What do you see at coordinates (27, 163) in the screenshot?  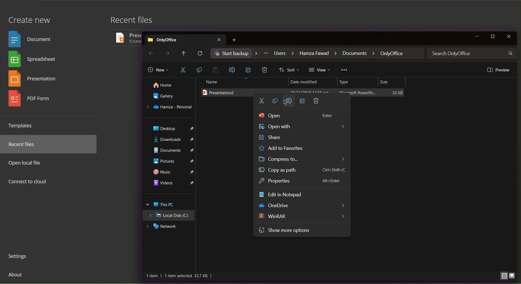 I see `Open Local File` at bounding box center [27, 163].